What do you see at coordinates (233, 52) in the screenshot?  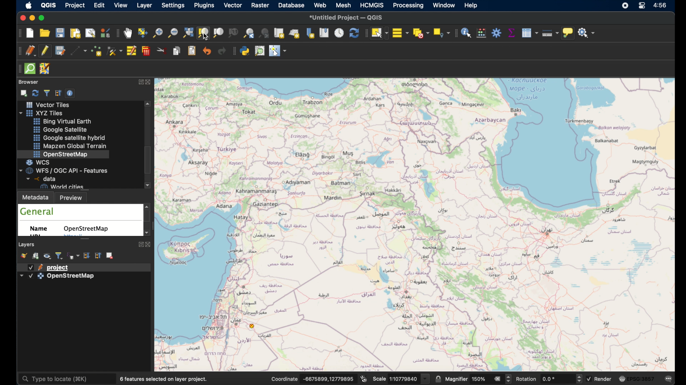 I see `plugins toolbar` at bounding box center [233, 52].